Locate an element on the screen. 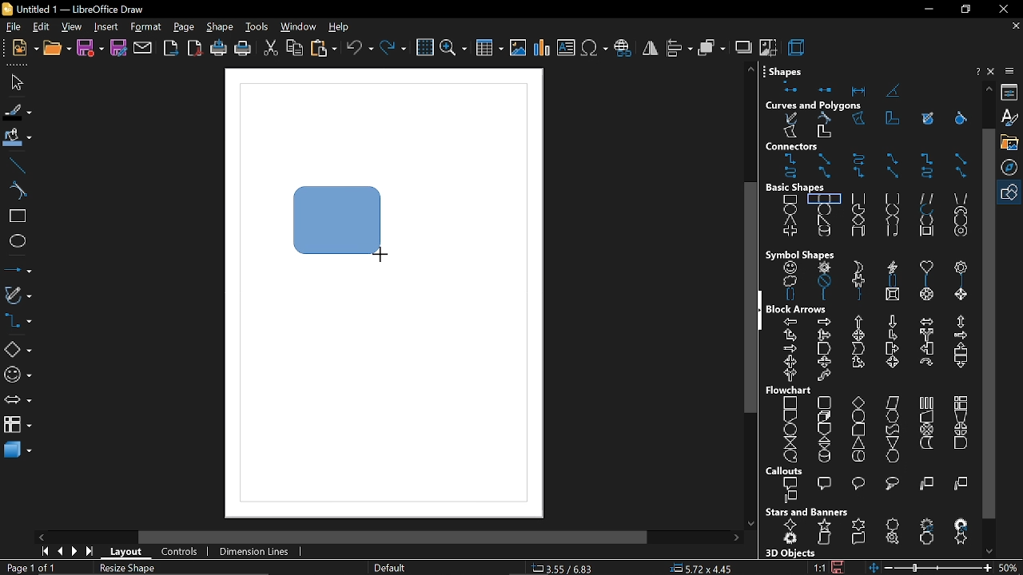  shape is located at coordinates (333, 219).